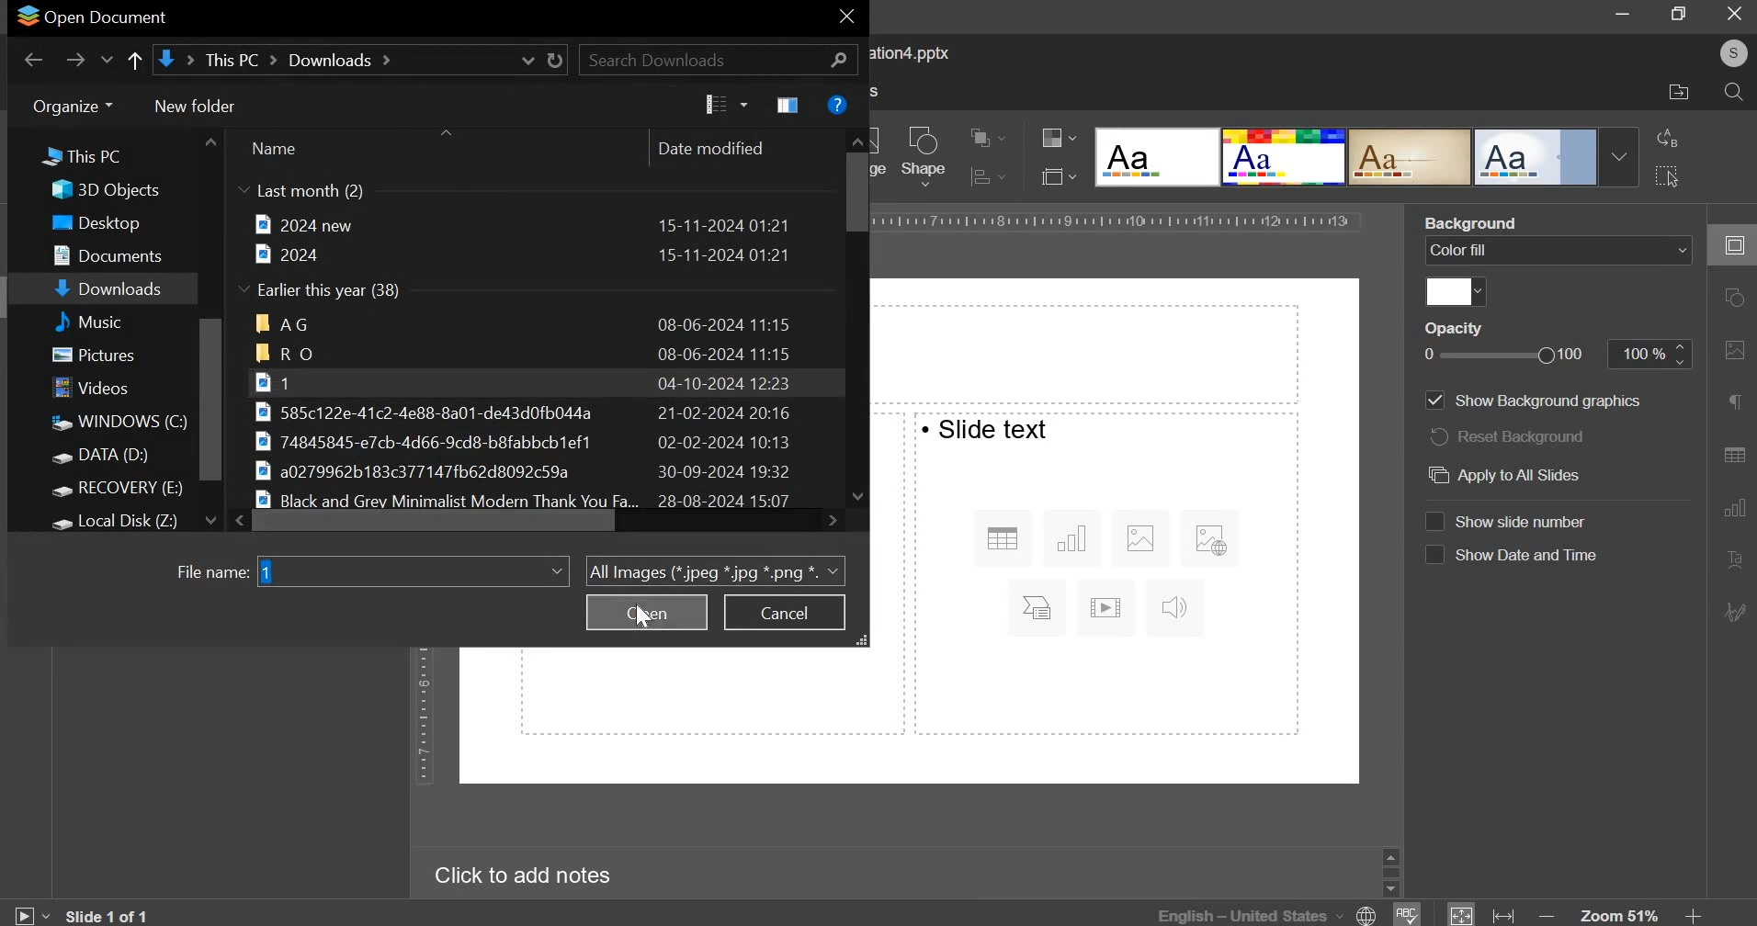 This screenshot has height=926, width=1757. What do you see at coordinates (1619, 915) in the screenshot?
I see `zoom 51%` at bounding box center [1619, 915].